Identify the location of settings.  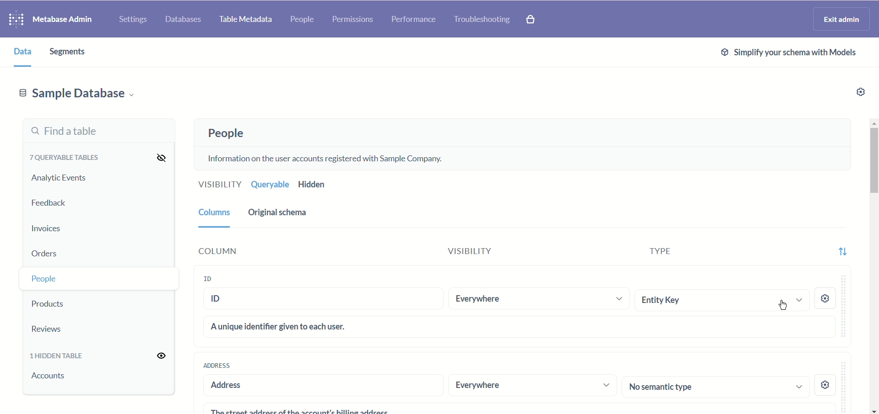
(826, 300).